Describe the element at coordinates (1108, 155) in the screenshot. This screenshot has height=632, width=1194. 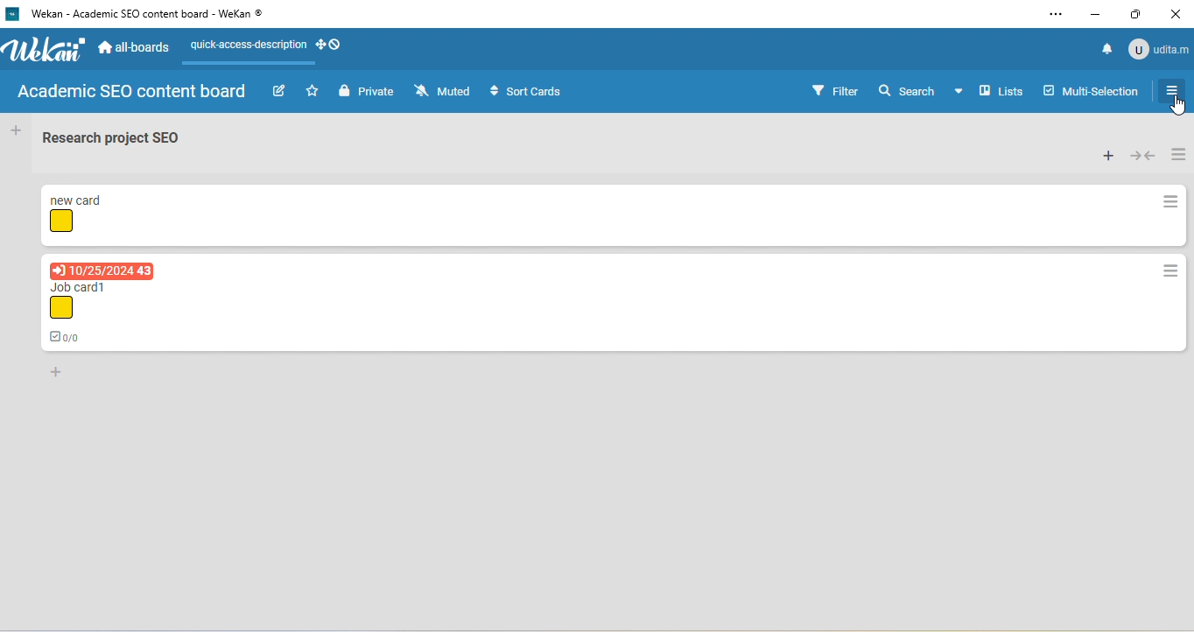
I see `add card to top` at that location.